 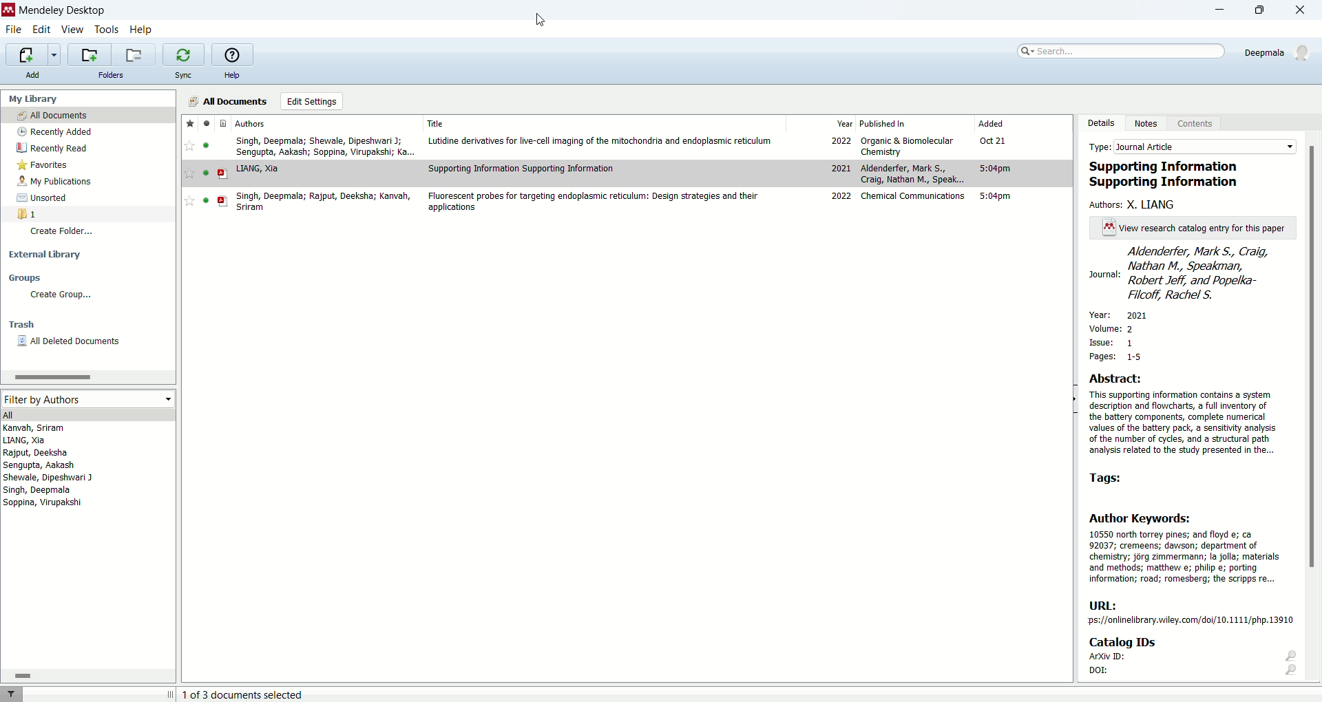 What do you see at coordinates (436, 123) in the screenshot?
I see `title` at bounding box center [436, 123].